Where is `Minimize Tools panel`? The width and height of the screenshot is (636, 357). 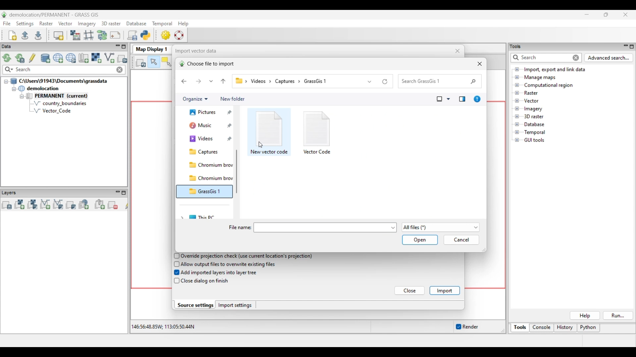
Minimize Tools panel is located at coordinates (625, 46).